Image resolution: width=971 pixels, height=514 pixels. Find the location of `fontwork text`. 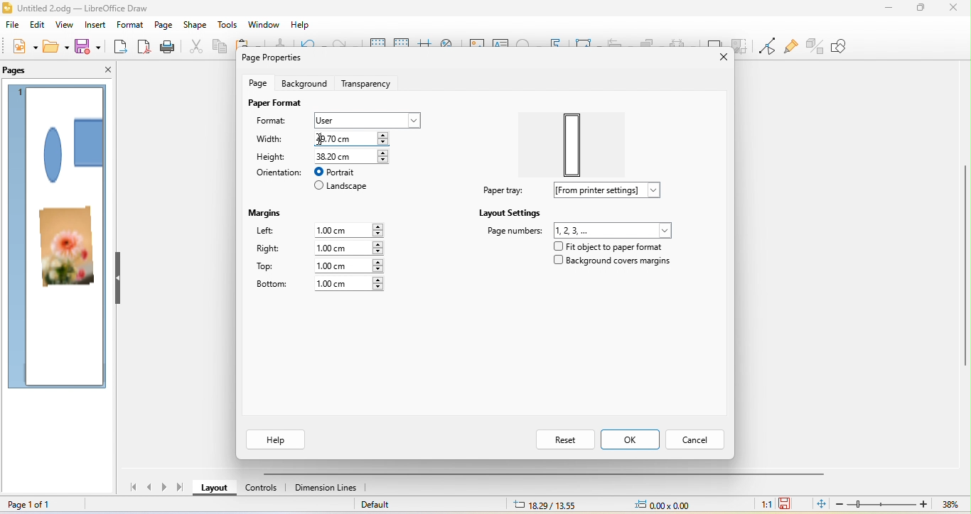

fontwork text is located at coordinates (560, 43).